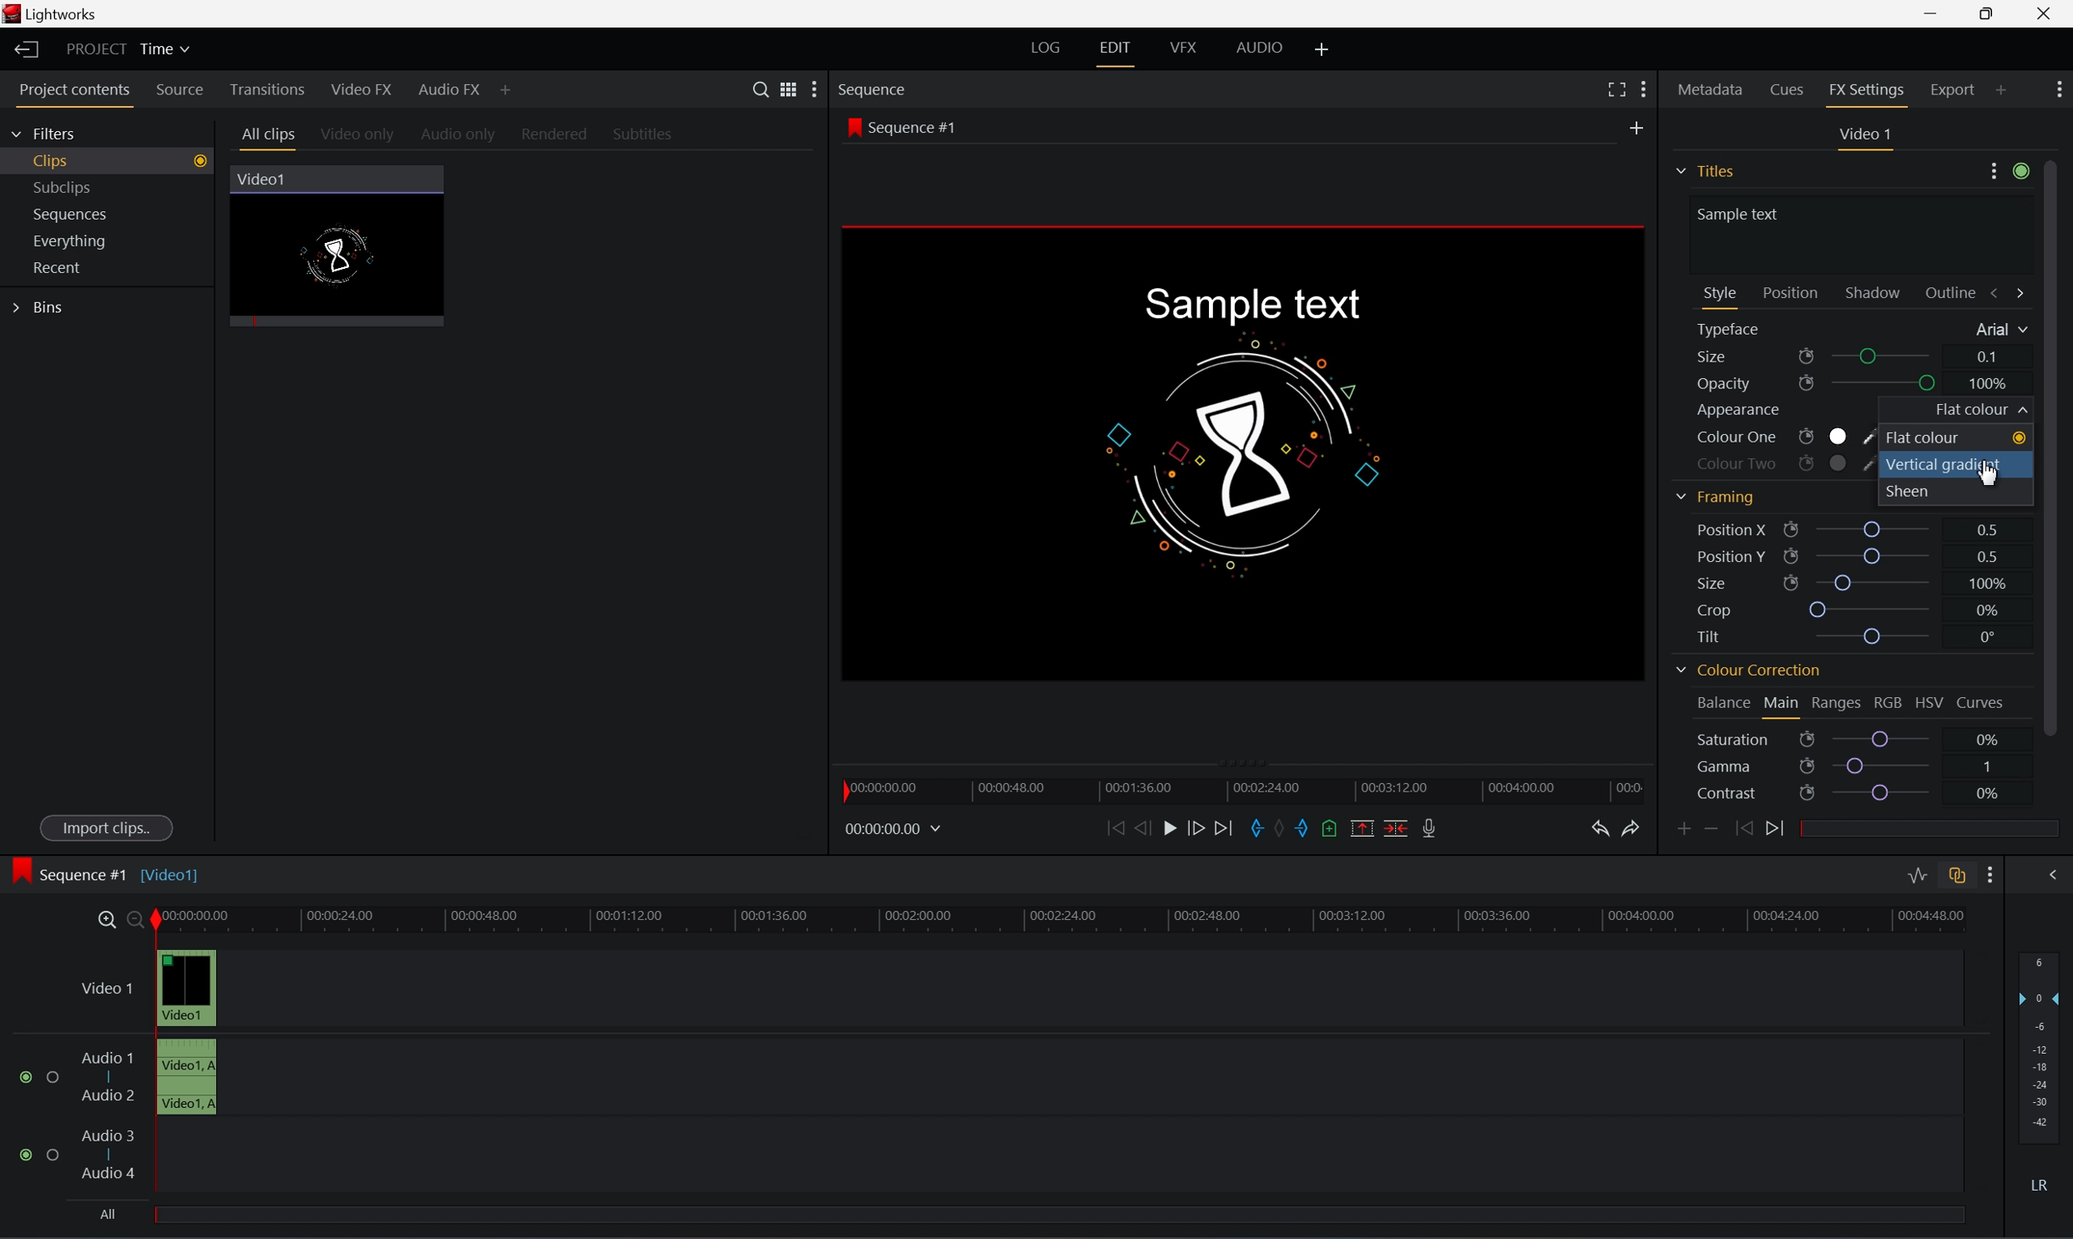  Describe the element at coordinates (1742, 213) in the screenshot. I see `sample text` at that location.